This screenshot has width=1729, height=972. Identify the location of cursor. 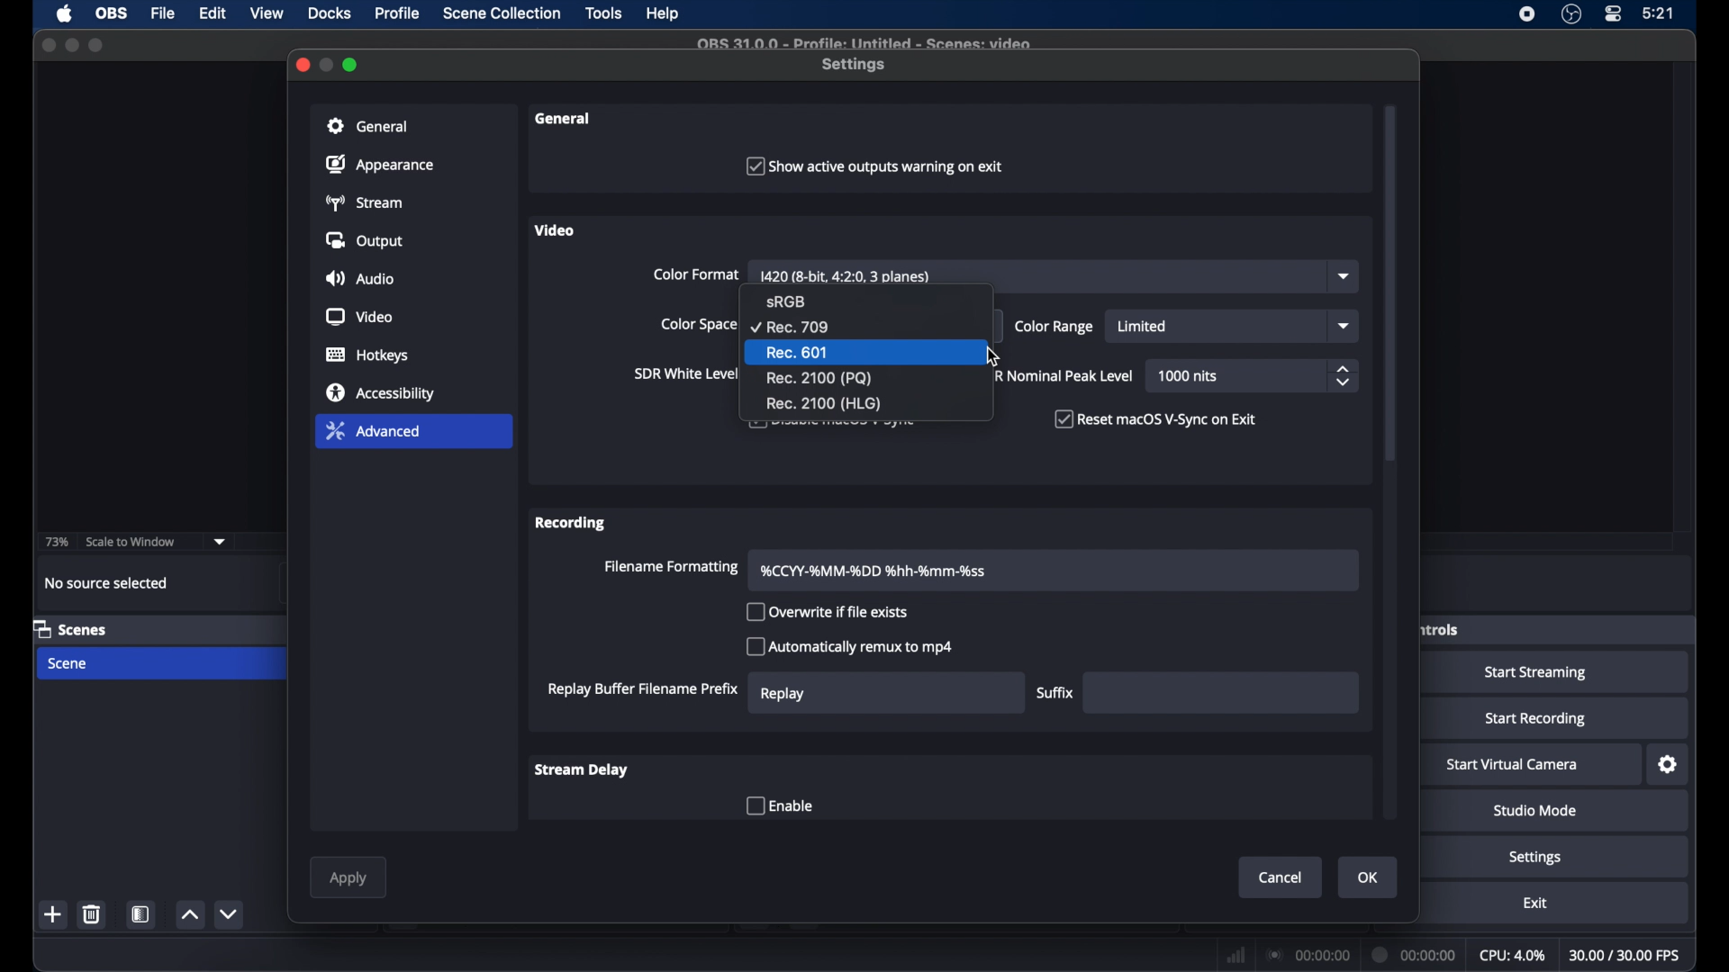
(991, 357).